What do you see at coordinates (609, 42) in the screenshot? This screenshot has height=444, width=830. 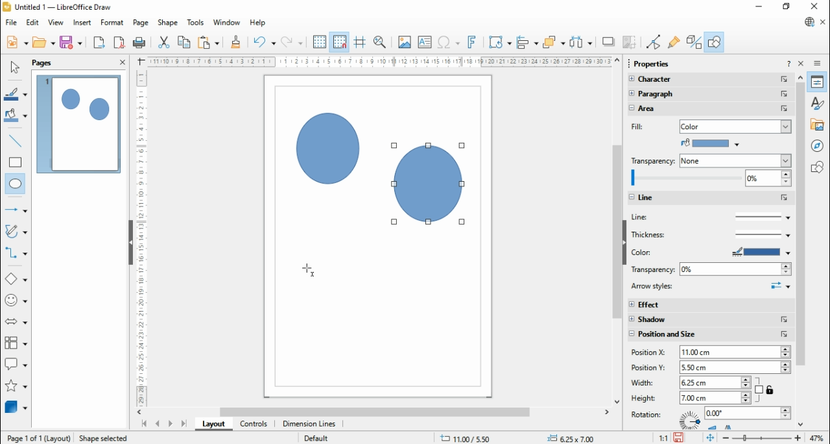 I see `shadow` at bounding box center [609, 42].